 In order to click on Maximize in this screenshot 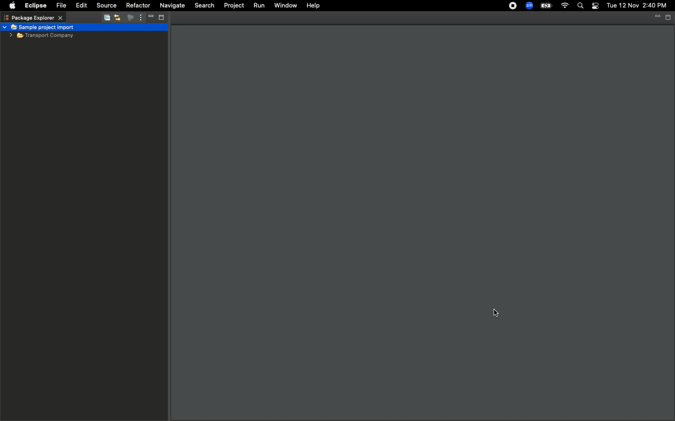, I will do `click(668, 17)`.